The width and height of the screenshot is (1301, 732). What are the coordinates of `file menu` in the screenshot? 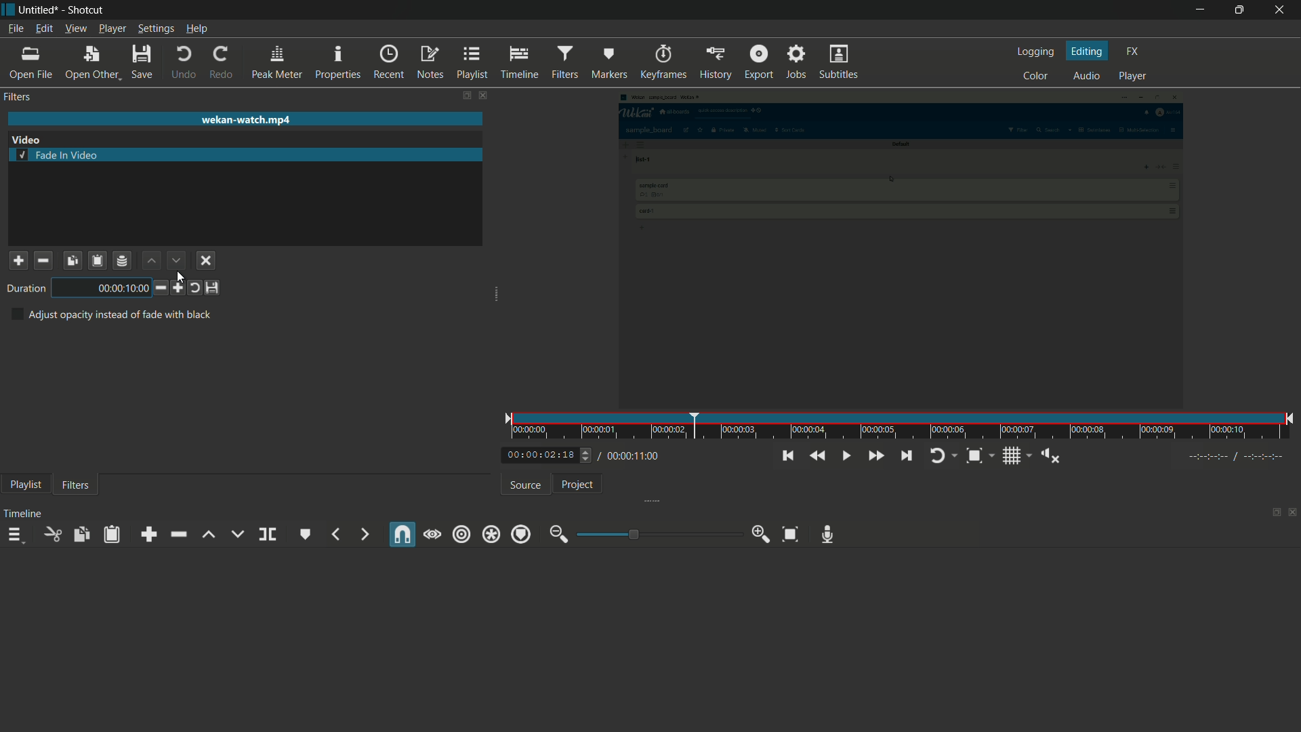 It's located at (14, 29).